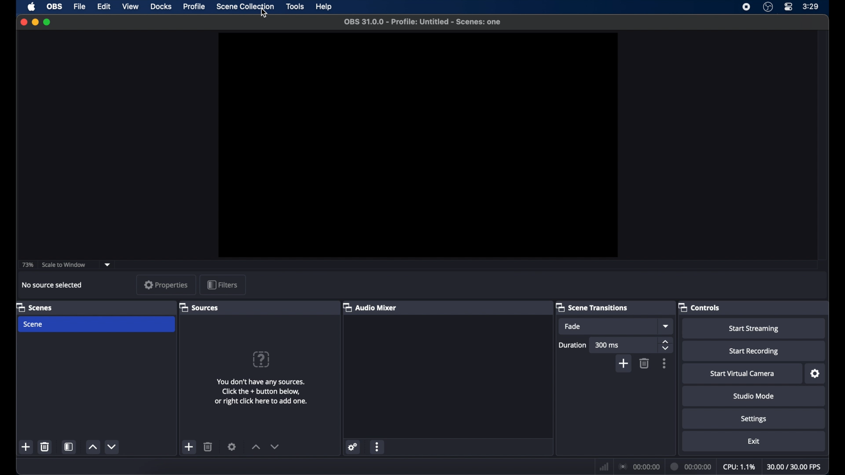 Image resolution: width=845 pixels, height=475 pixels. Describe the element at coordinates (167, 285) in the screenshot. I see `properties` at that location.